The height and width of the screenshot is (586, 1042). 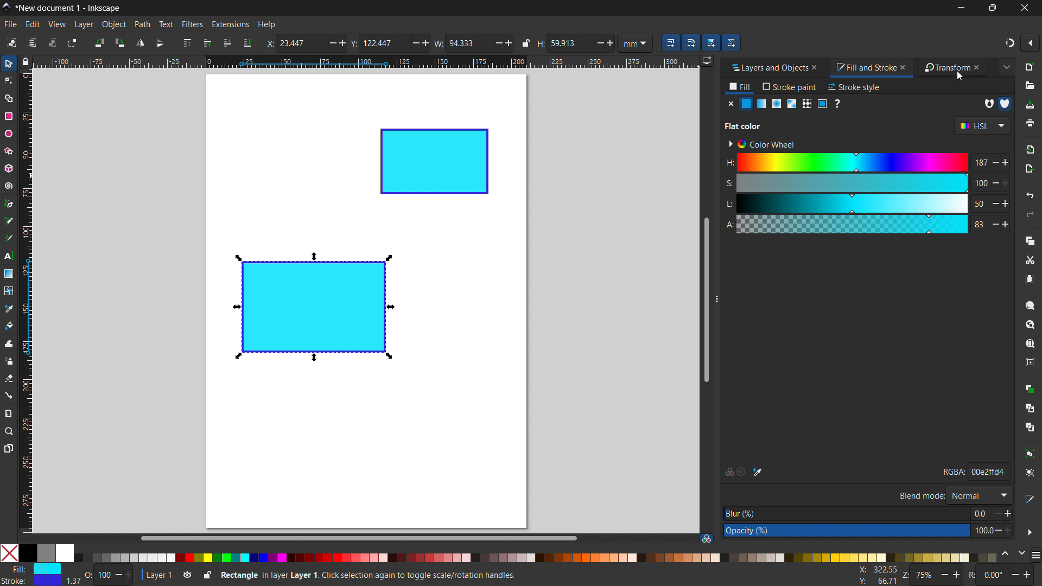 I want to click on L: 50, so click(x=866, y=202).